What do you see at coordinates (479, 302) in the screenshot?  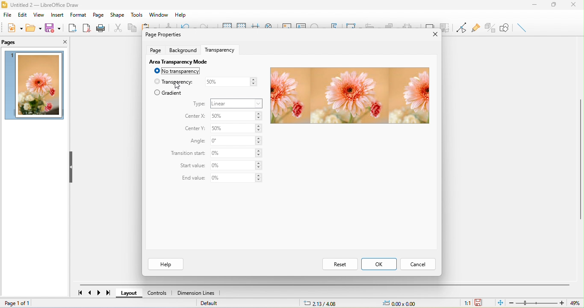 I see `the document has not been modified since the last save` at bounding box center [479, 302].